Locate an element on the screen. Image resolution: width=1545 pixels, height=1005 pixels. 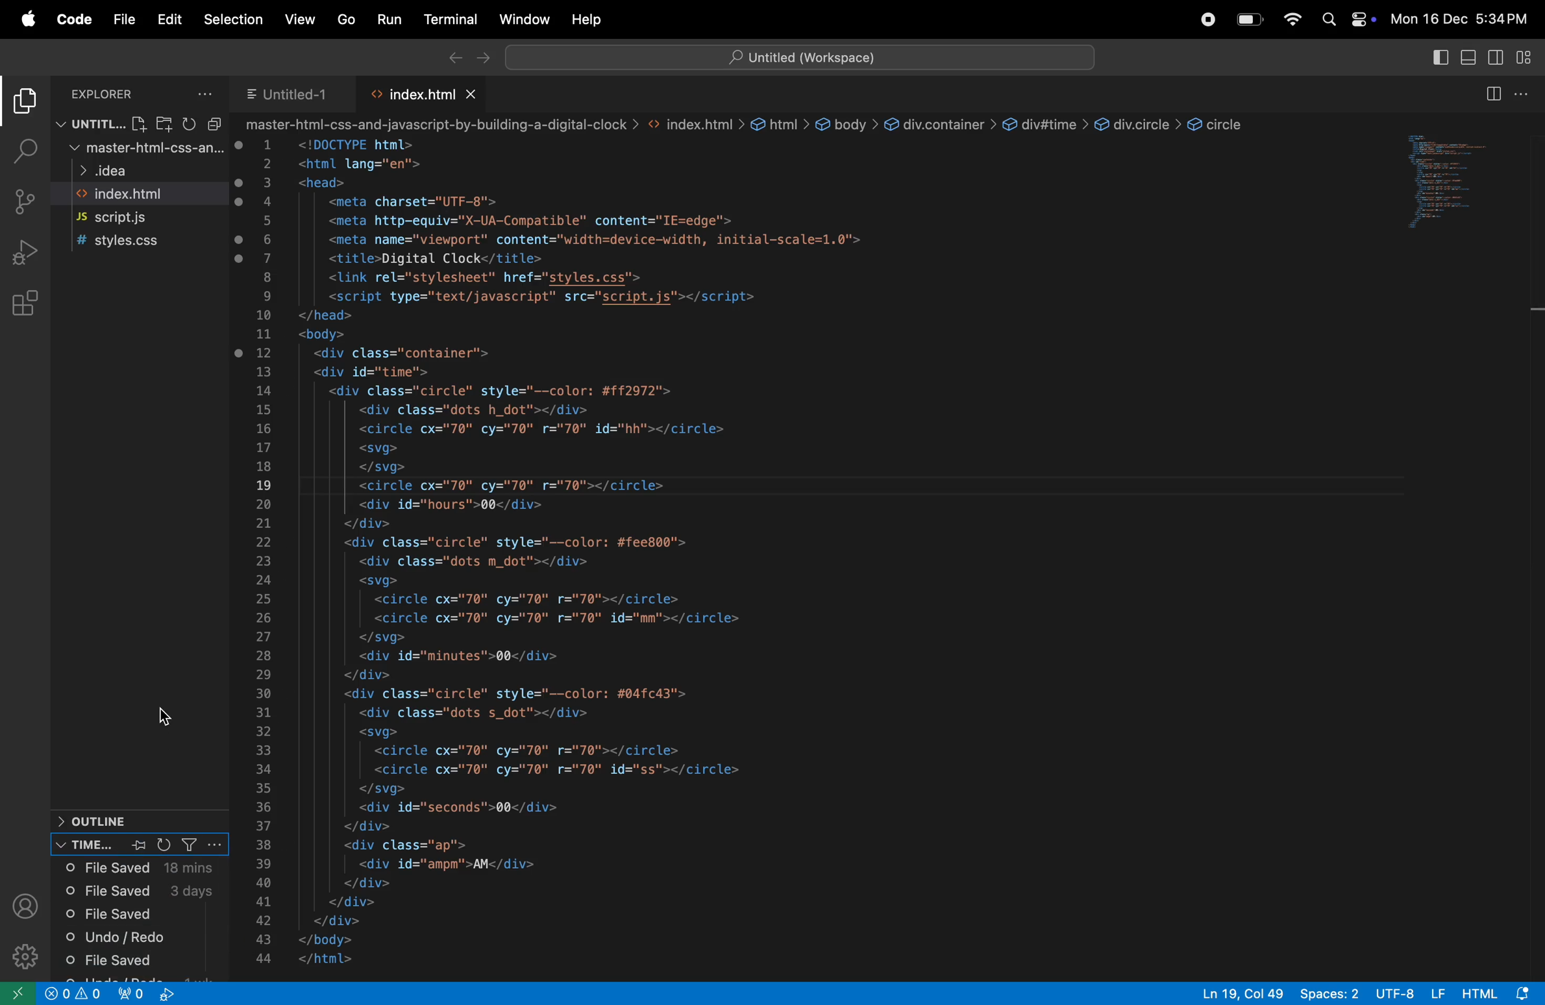
apple widgets is located at coordinates (1348, 20).